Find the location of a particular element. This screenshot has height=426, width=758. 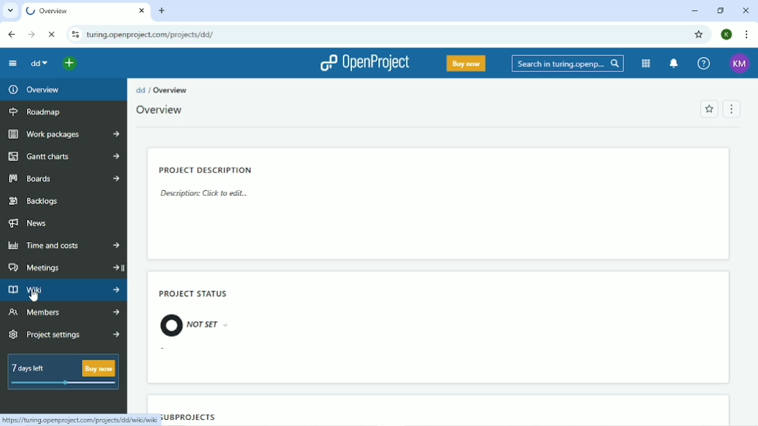

Open quick add menu is located at coordinates (70, 62).